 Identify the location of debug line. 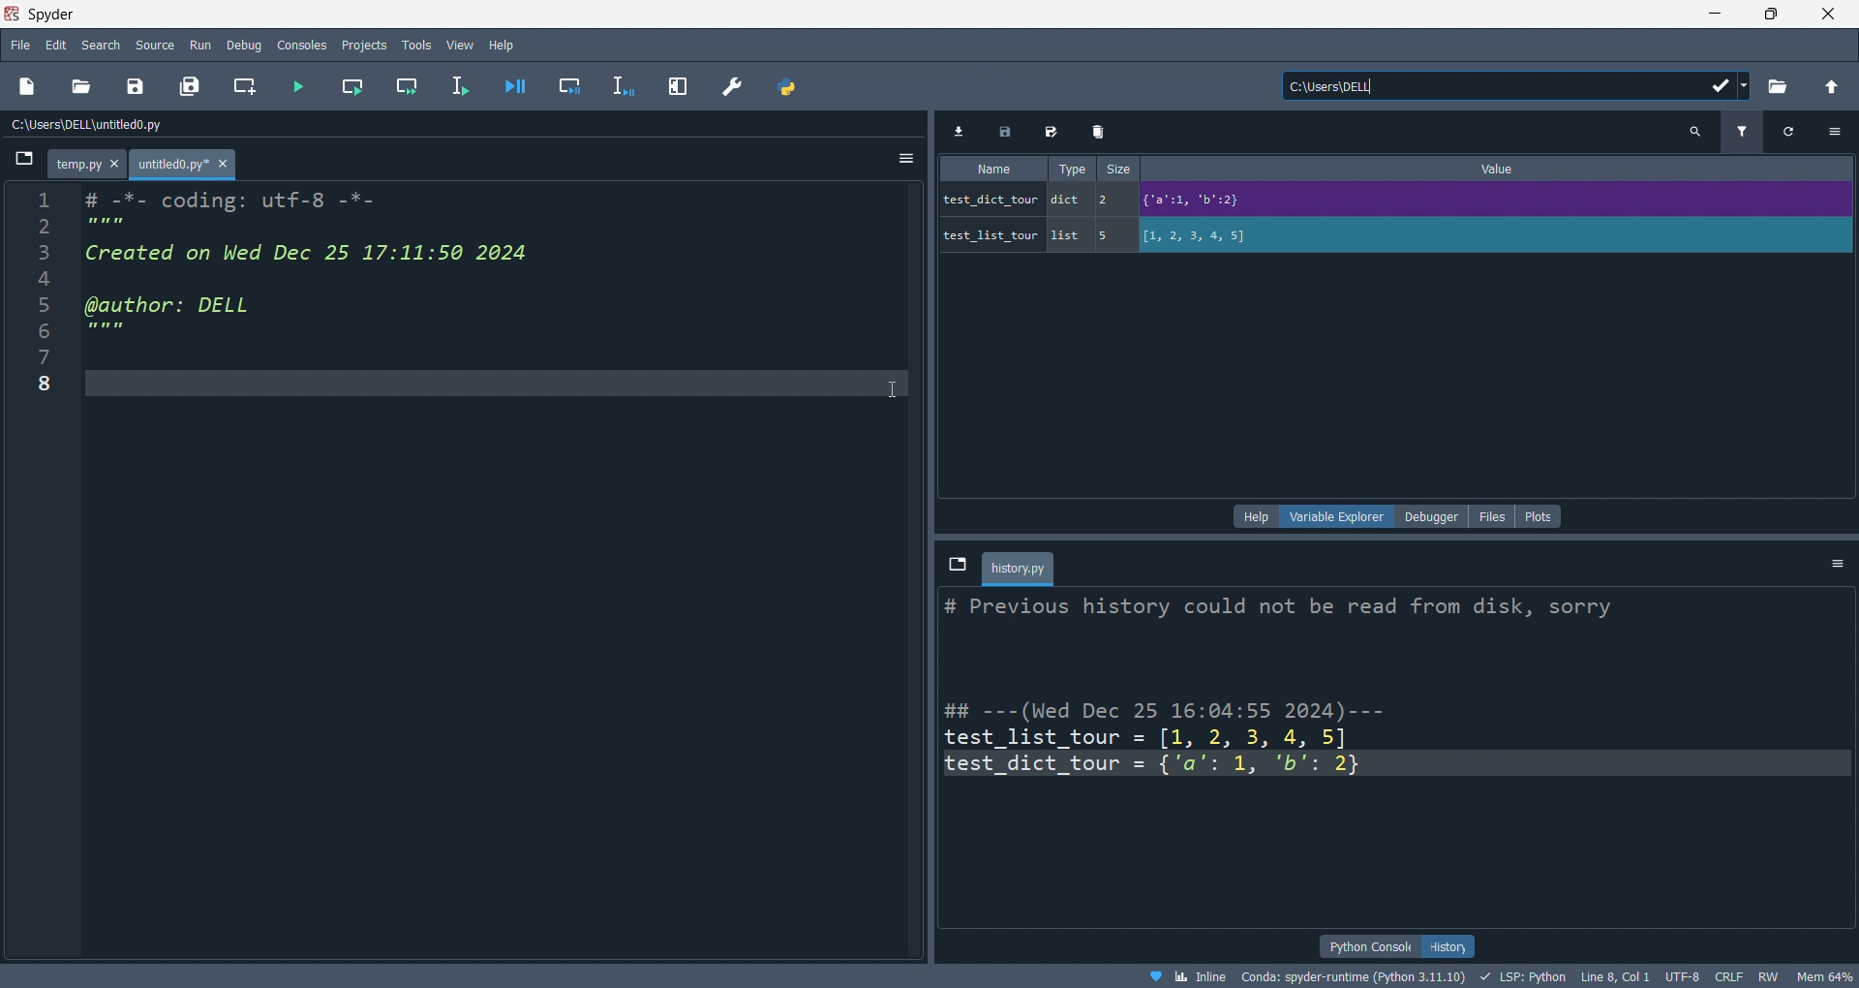
(625, 86).